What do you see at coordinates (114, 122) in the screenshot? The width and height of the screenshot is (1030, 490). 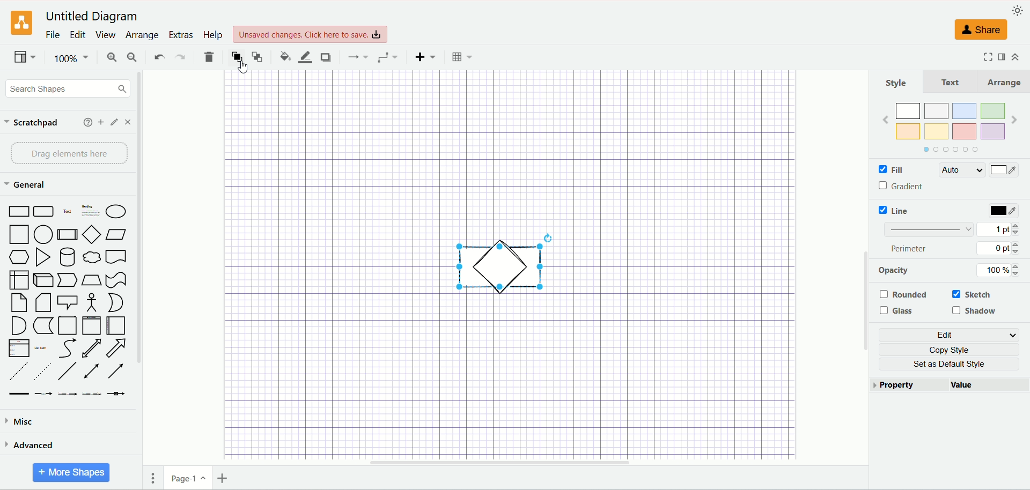 I see `edit` at bounding box center [114, 122].